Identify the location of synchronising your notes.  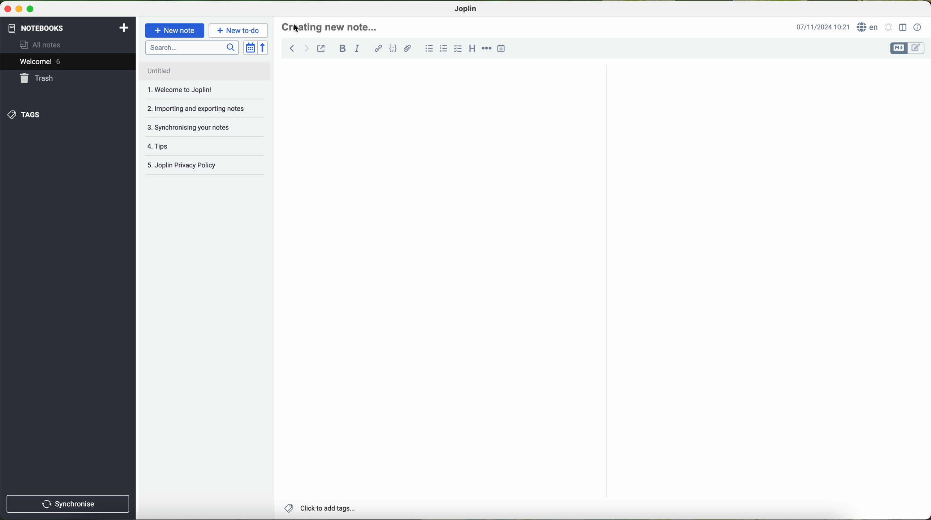
(207, 130).